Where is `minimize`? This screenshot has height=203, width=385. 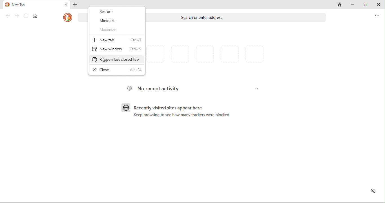
minimize is located at coordinates (110, 21).